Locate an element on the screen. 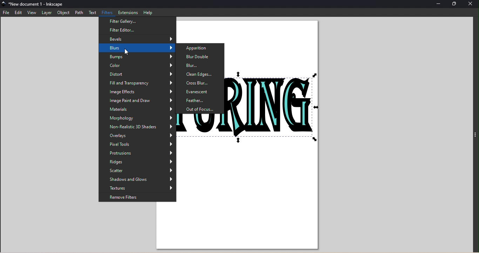 This screenshot has height=253, width=479. Protrusions is located at coordinates (137, 152).